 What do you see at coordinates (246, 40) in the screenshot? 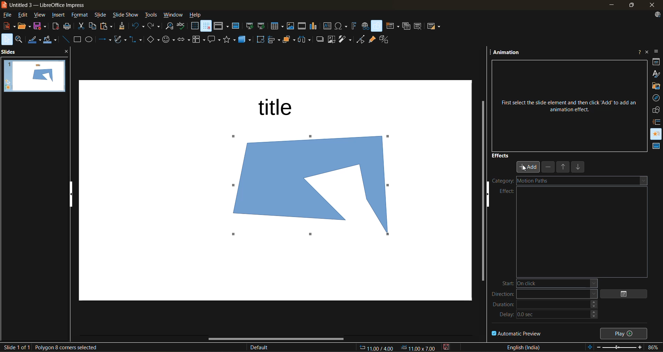
I see `3d objects` at bounding box center [246, 40].